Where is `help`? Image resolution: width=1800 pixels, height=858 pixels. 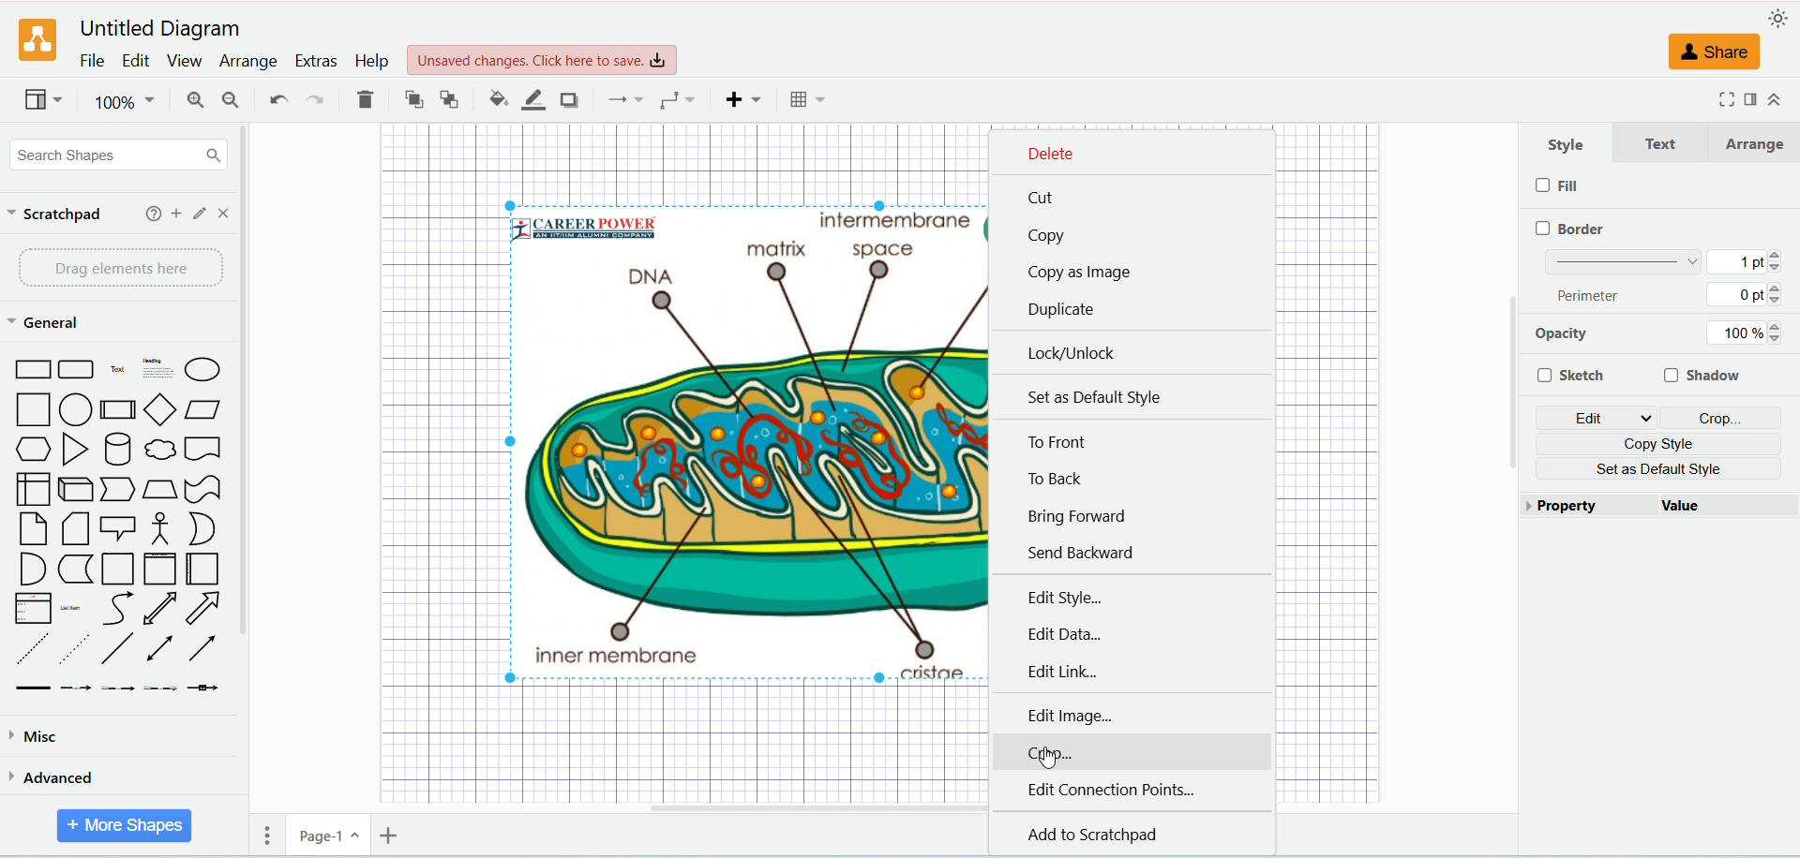
help is located at coordinates (151, 212).